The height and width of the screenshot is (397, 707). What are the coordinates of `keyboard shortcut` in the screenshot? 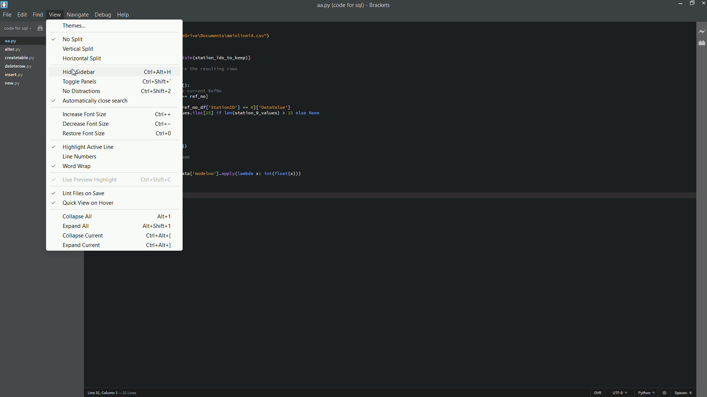 It's located at (163, 216).